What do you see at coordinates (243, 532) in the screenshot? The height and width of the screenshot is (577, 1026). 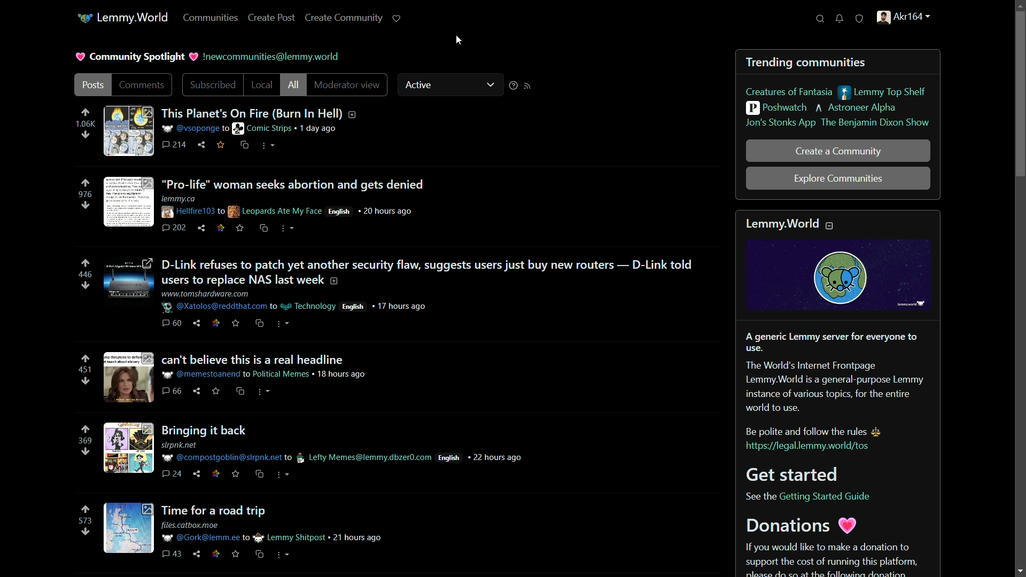 I see `post 6` at bounding box center [243, 532].